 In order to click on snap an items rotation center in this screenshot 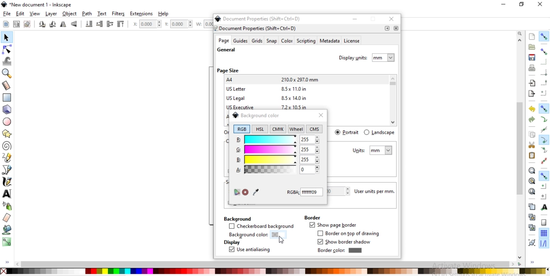, I will do `click(544, 196)`.